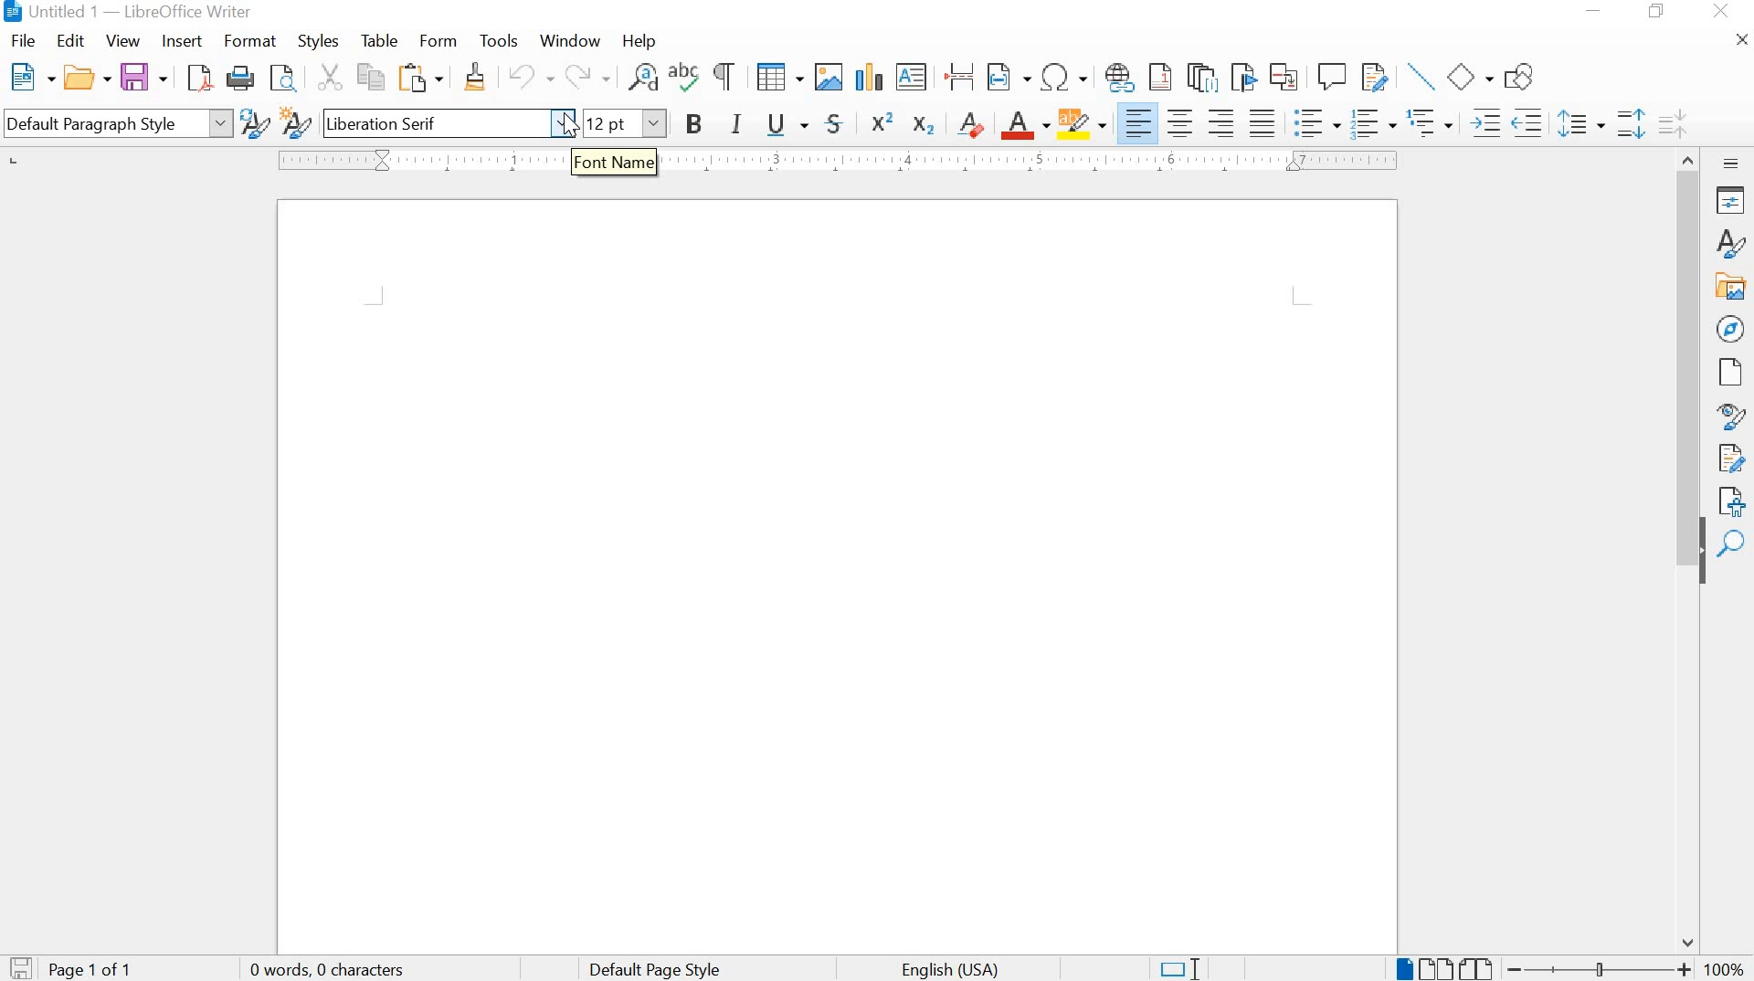 The image size is (1754, 981). What do you see at coordinates (95, 970) in the screenshot?
I see `PAGE 1 OF 1` at bounding box center [95, 970].